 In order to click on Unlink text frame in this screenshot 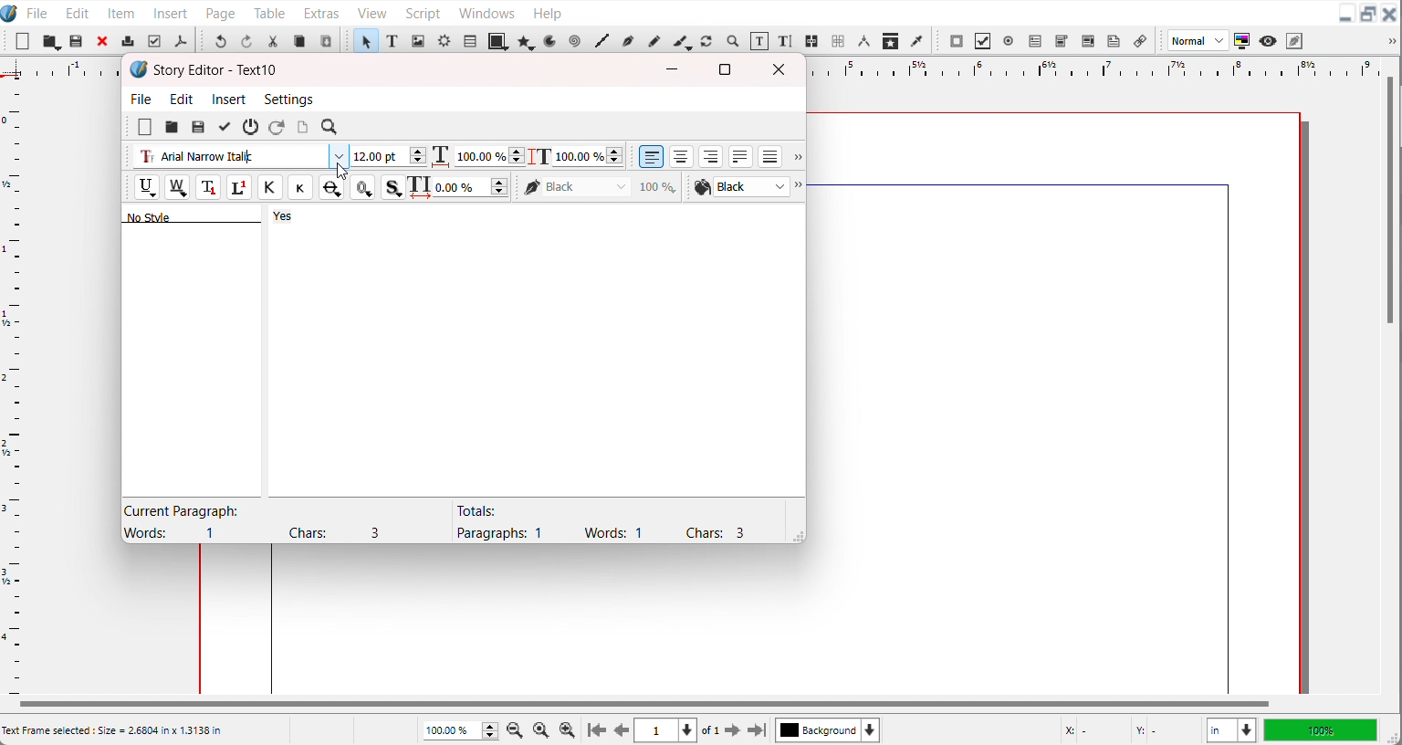, I will do `click(837, 41)`.